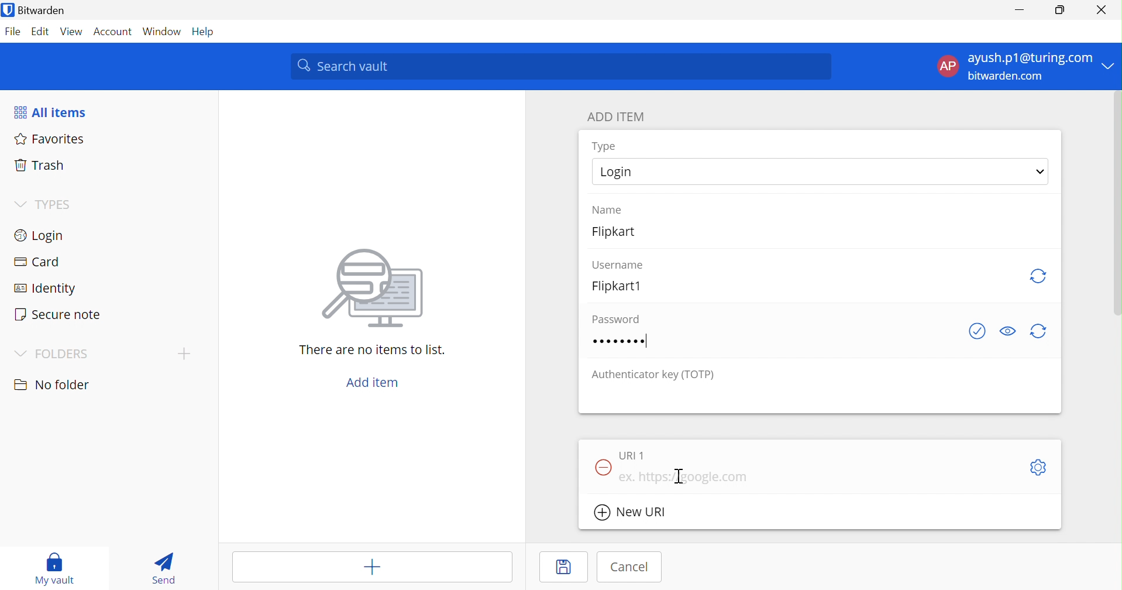  I want to click on New URL, so click(638, 513).